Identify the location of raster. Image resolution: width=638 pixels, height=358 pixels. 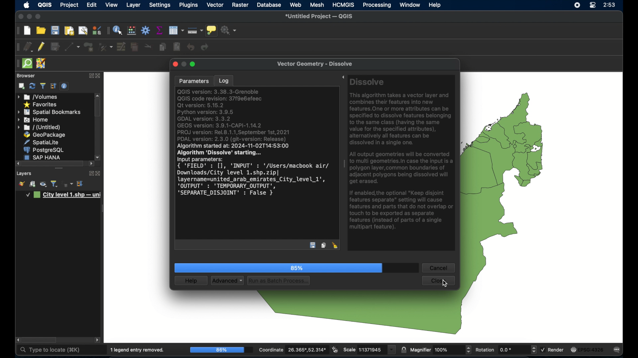
(240, 5).